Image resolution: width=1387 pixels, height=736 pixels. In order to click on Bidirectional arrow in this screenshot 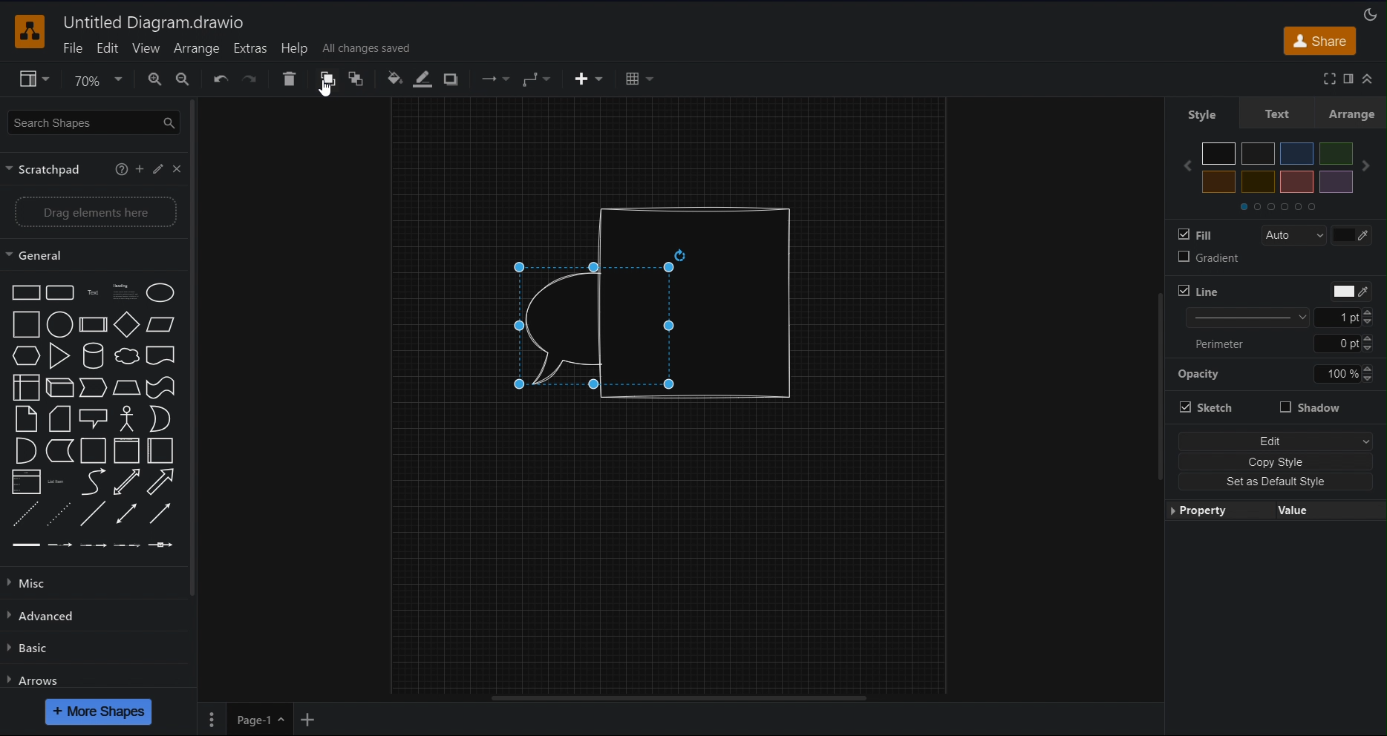, I will do `click(126, 482)`.